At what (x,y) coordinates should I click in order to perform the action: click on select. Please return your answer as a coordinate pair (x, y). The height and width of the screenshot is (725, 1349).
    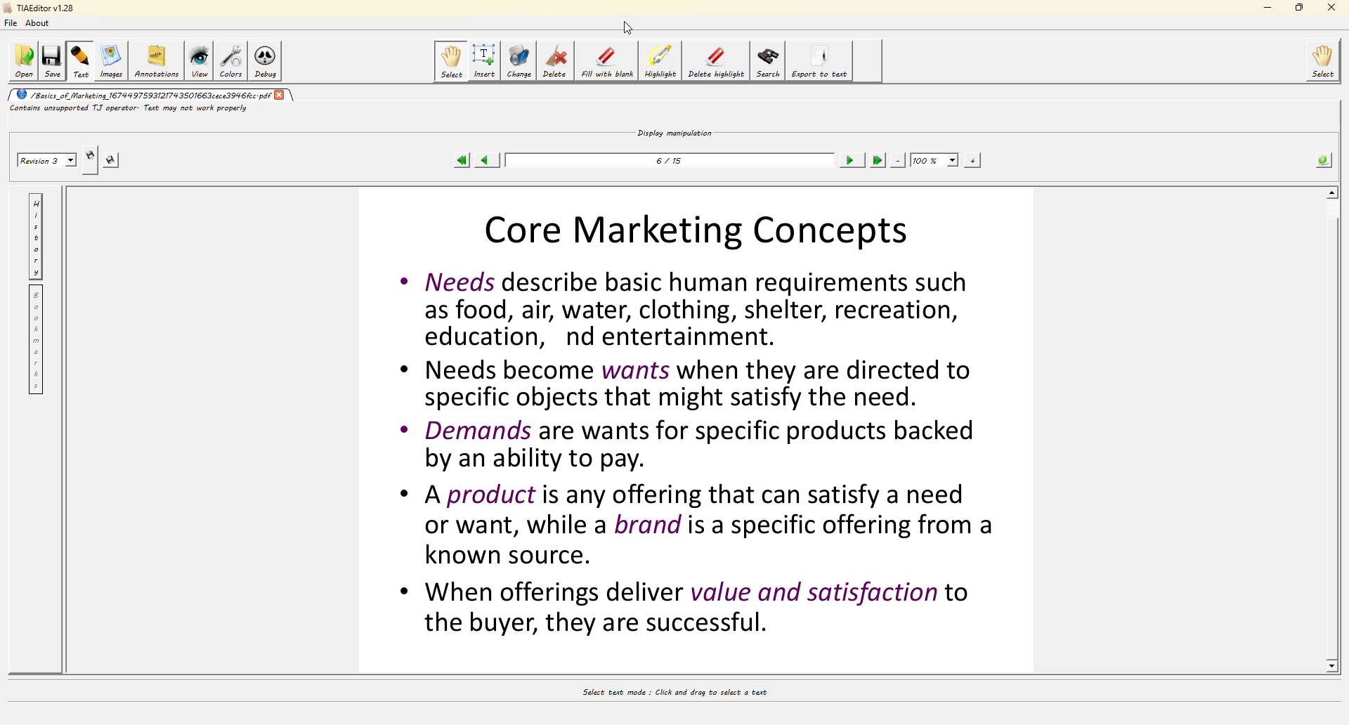
    Looking at the image, I should click on (1327, 59).